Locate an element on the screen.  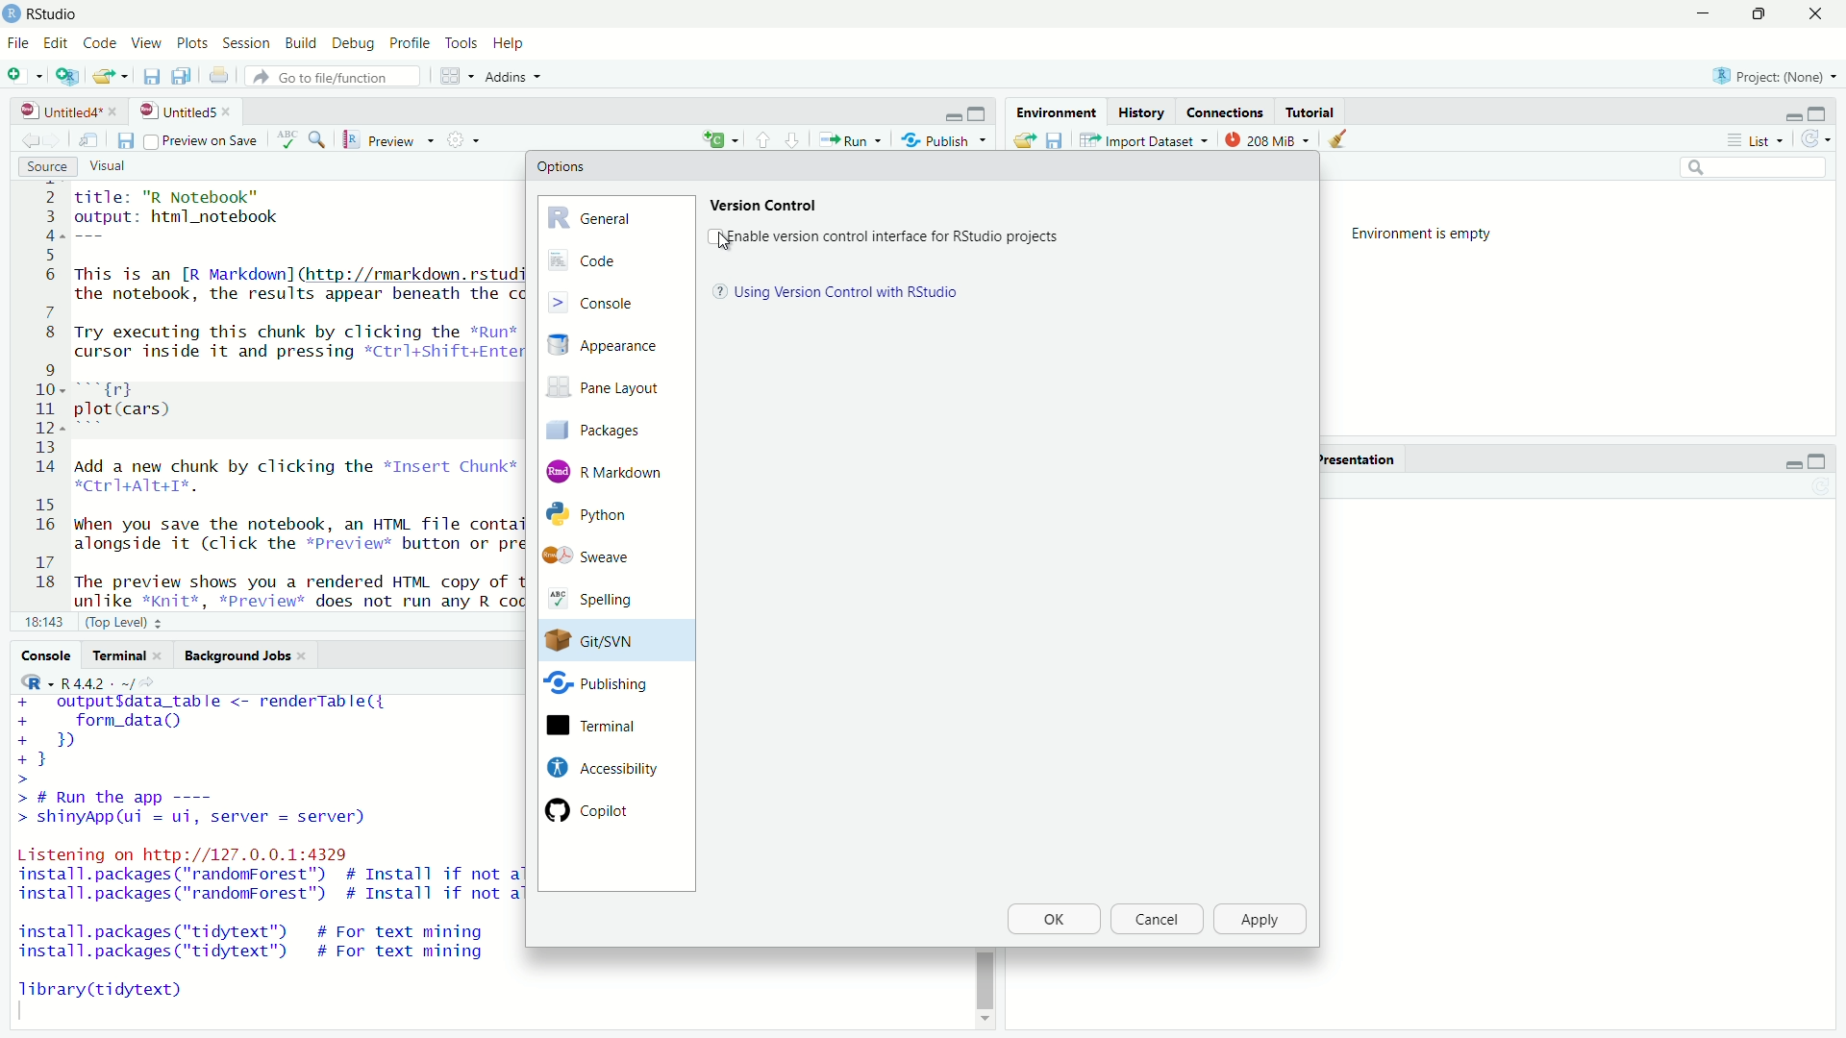
save is located at coordinates (124, 141).